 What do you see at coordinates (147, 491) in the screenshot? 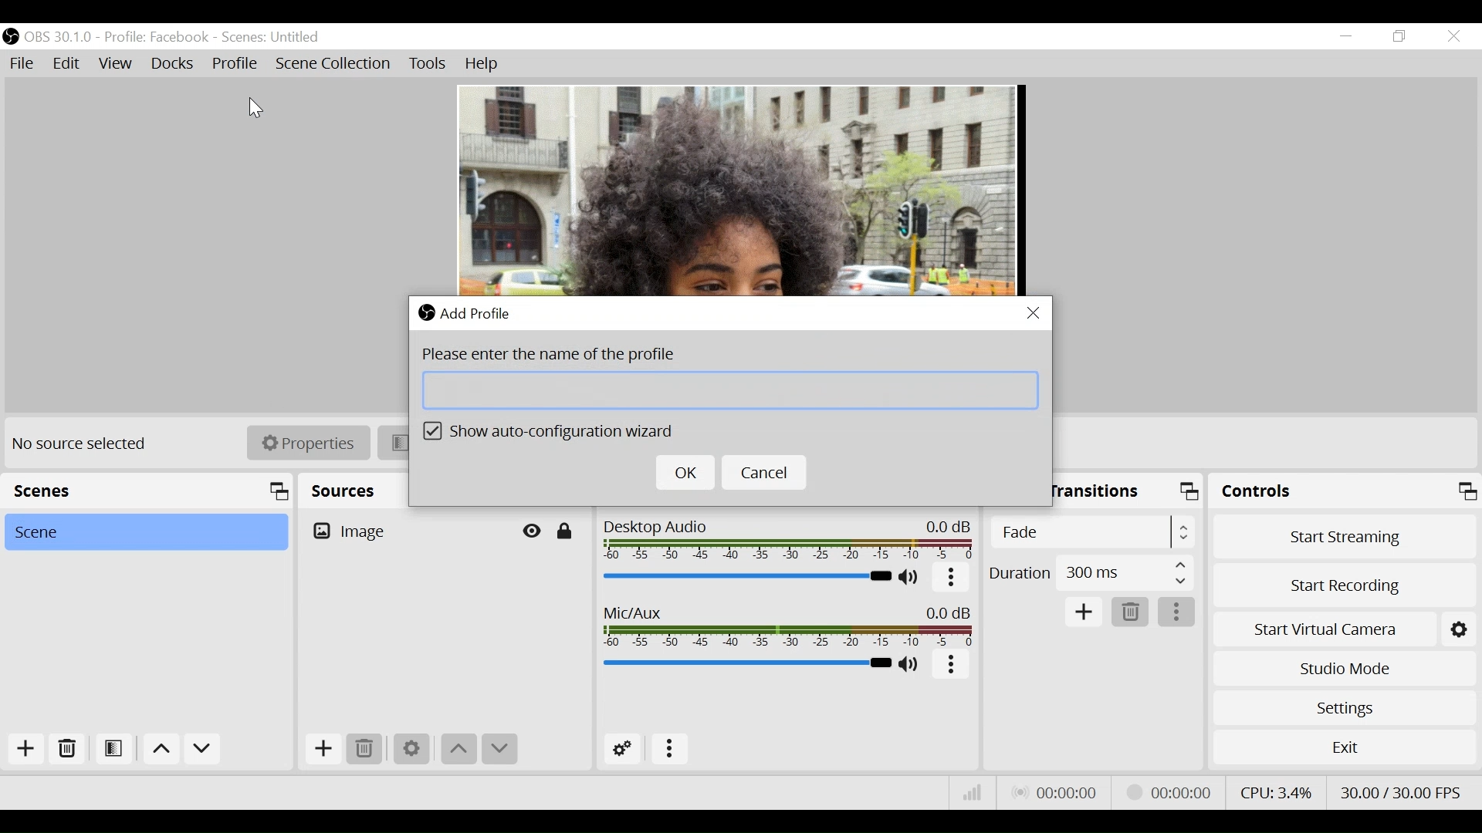
I see `Scenes Panel` at bounding box center [147, 491].